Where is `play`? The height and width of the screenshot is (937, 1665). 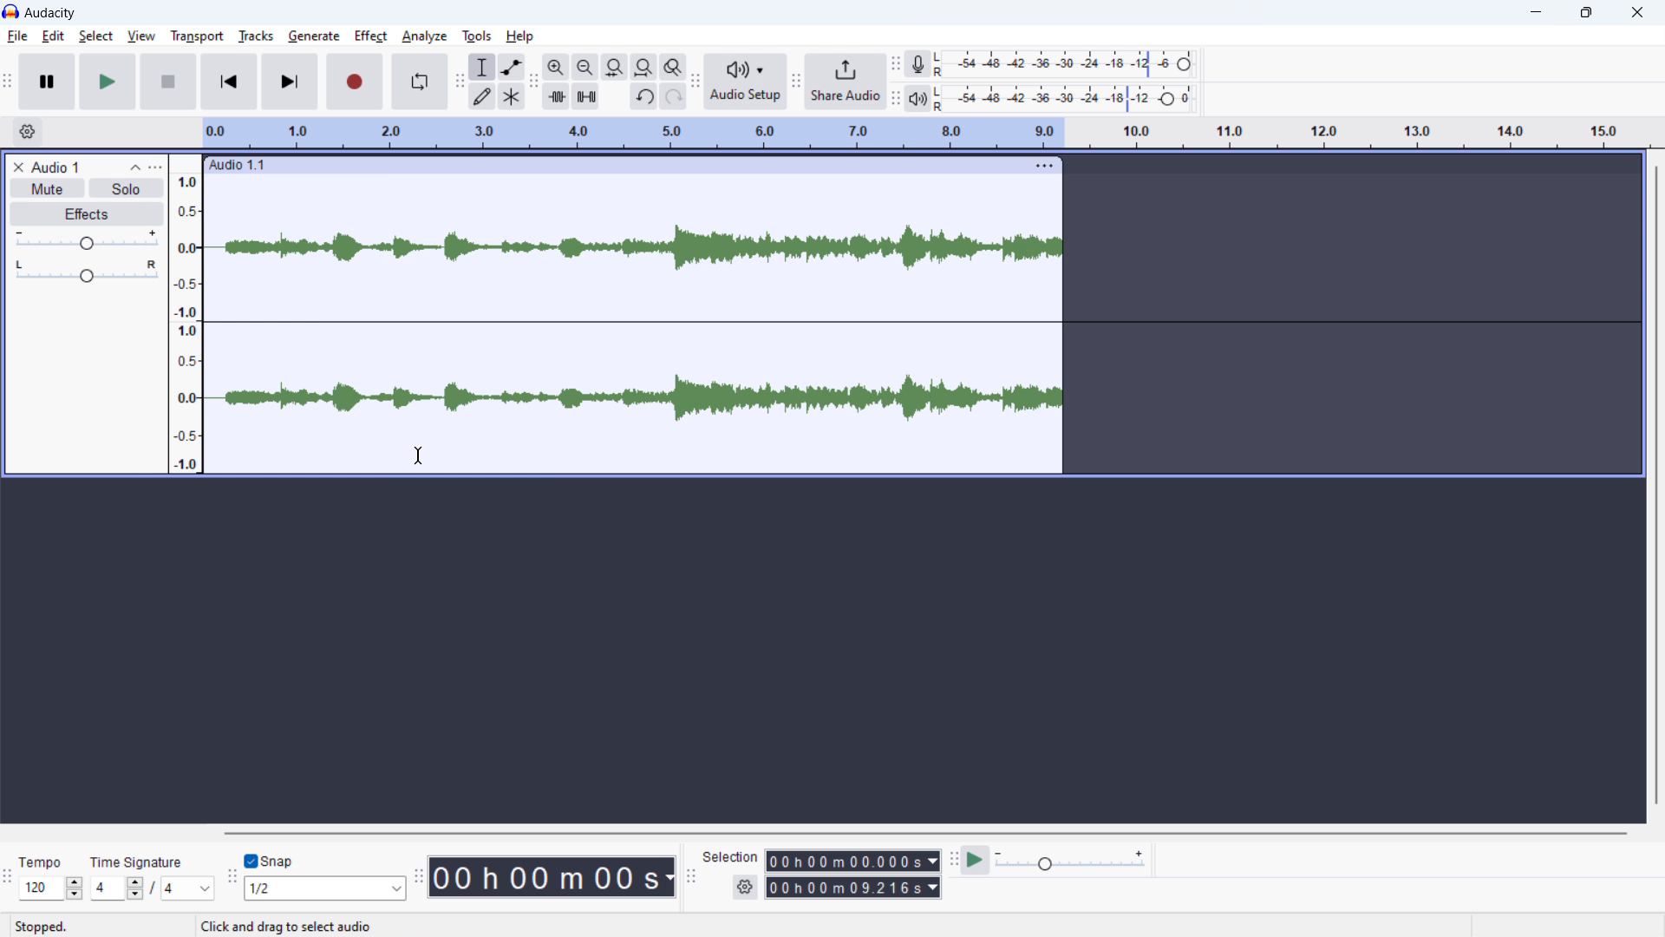
play is located at coordinates (108, 82).